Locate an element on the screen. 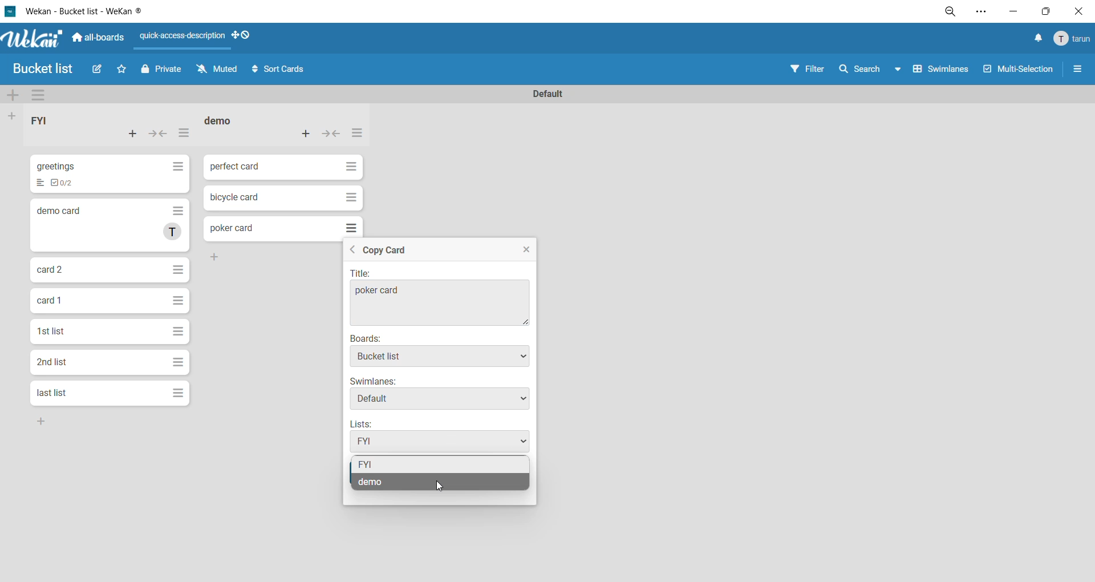 This screenshot has width=1095, height=582. muted is located at coordinates (218, 71).